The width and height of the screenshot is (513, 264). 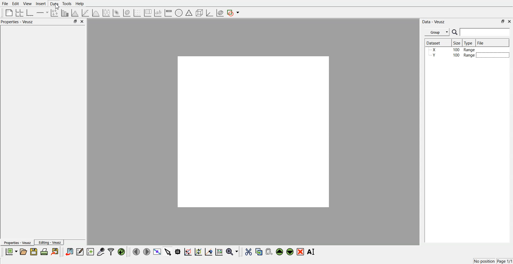 I want to click on Close, so click(x=82, y=21).